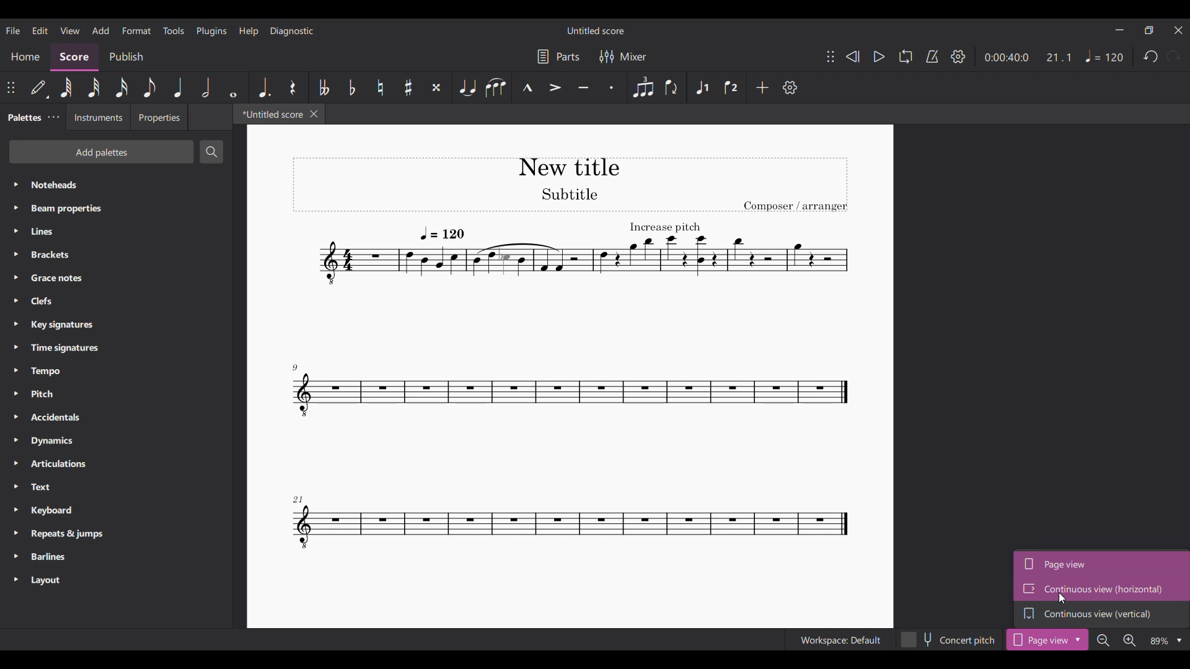 This screenshot has height=669, width=1190. What do you see at coordinates (100, 152) in the screenshot?
I see `Add palettes` at bounding box center [100, 152].